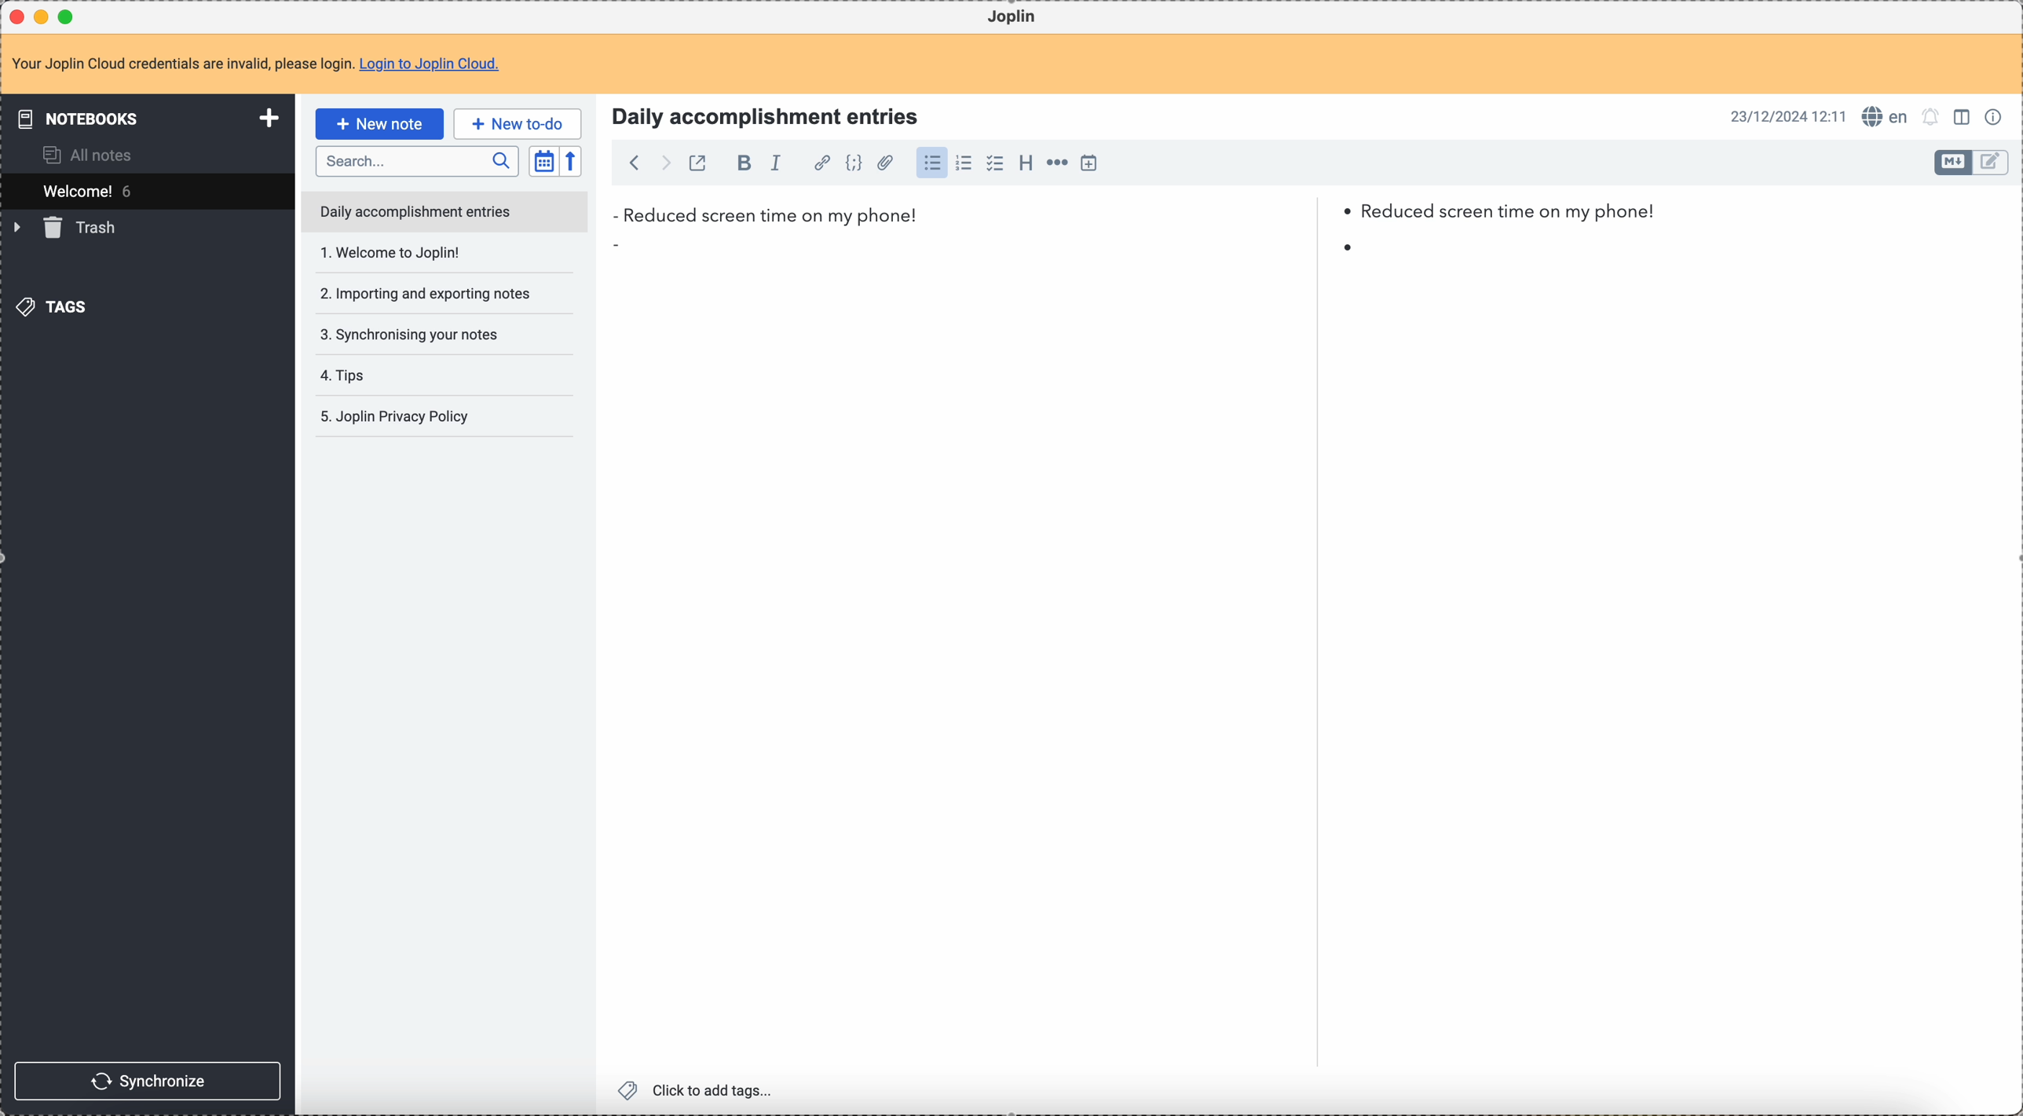 This screenshot has width=2023, height=1116. Describe the element at coordinates (1932, 118) in the screenshot. I see `set notifications` at that location.